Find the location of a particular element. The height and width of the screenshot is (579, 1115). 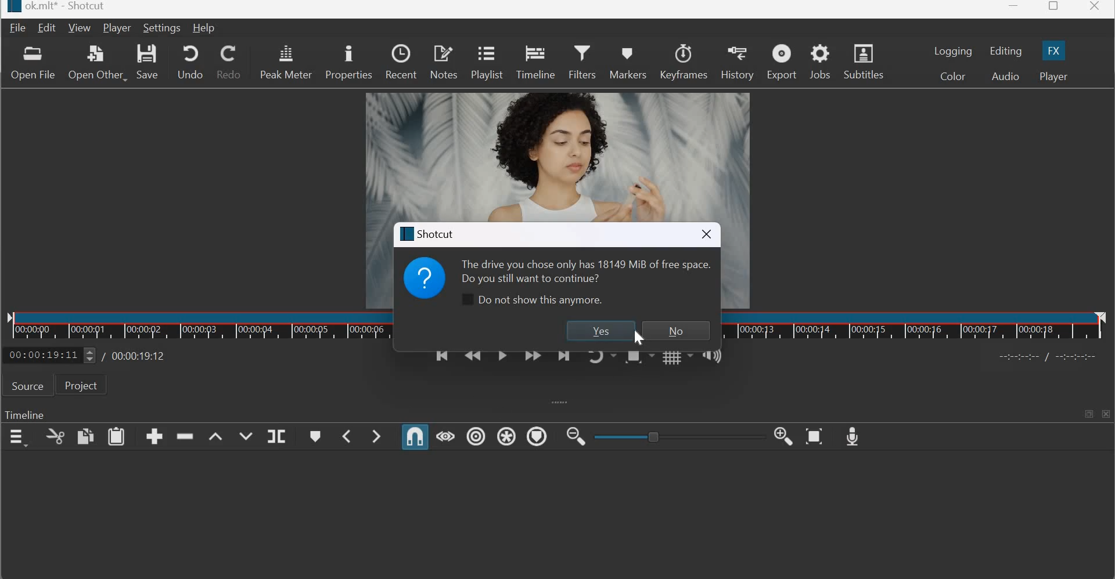

Toggle grid display on the player is located at coordinates (678, 360).